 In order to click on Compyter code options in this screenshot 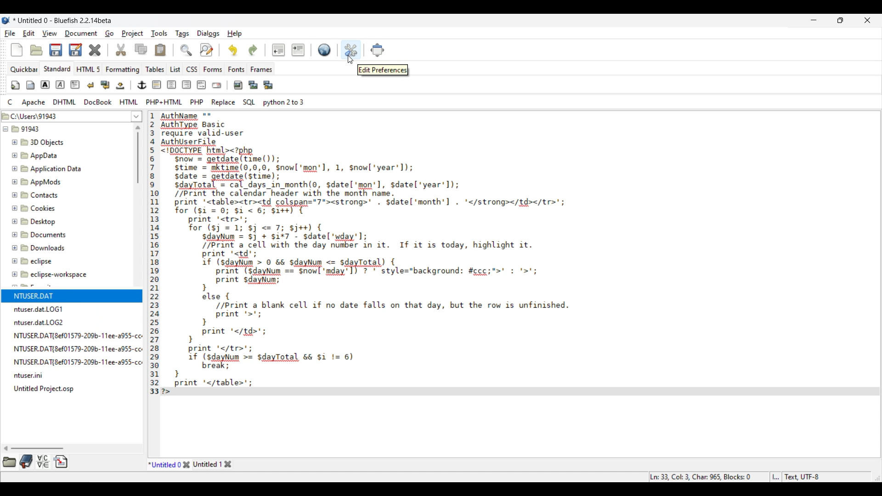, I will do `click(156, 102)`.